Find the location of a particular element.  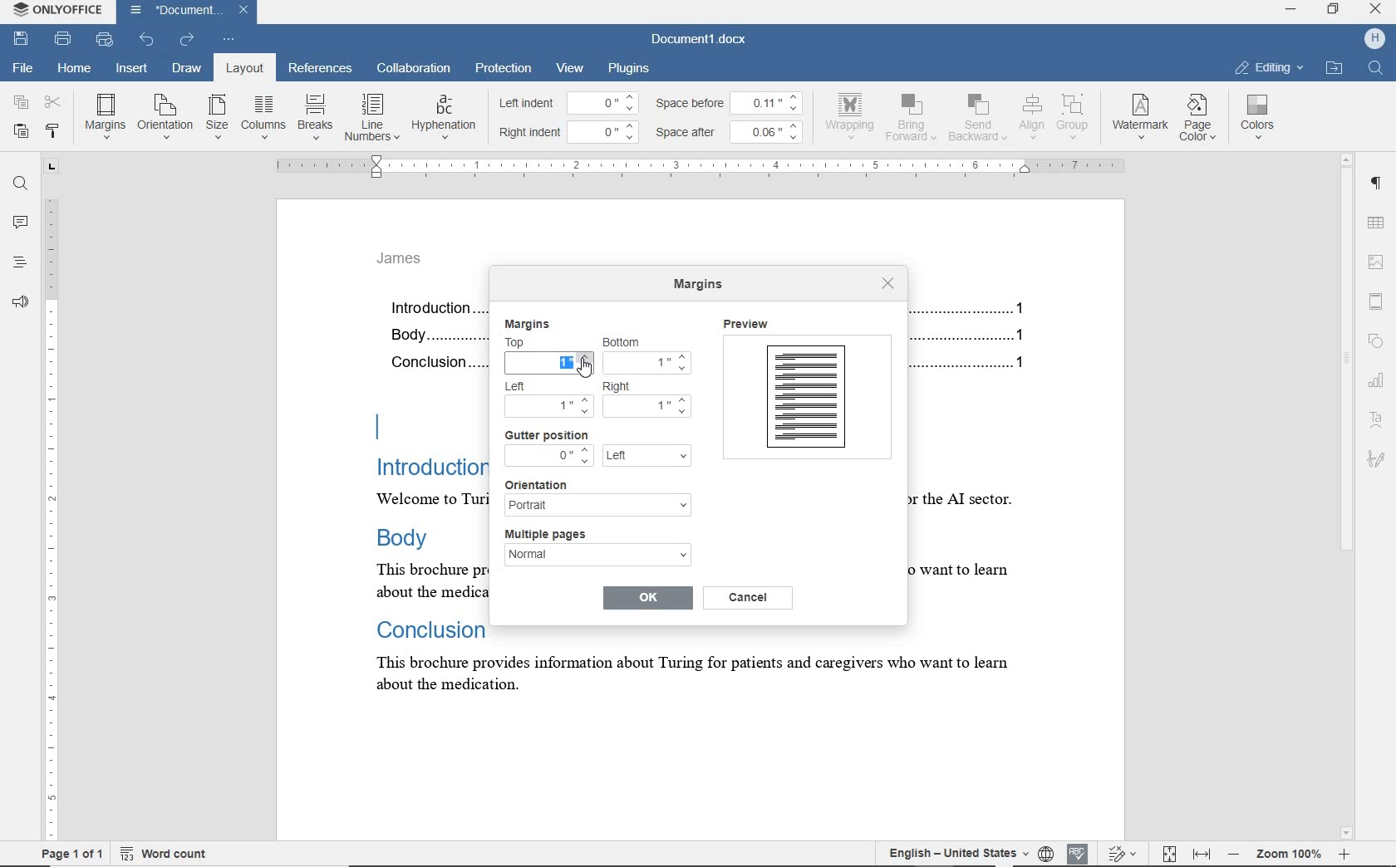

insert is located at coordinates (134, 69).